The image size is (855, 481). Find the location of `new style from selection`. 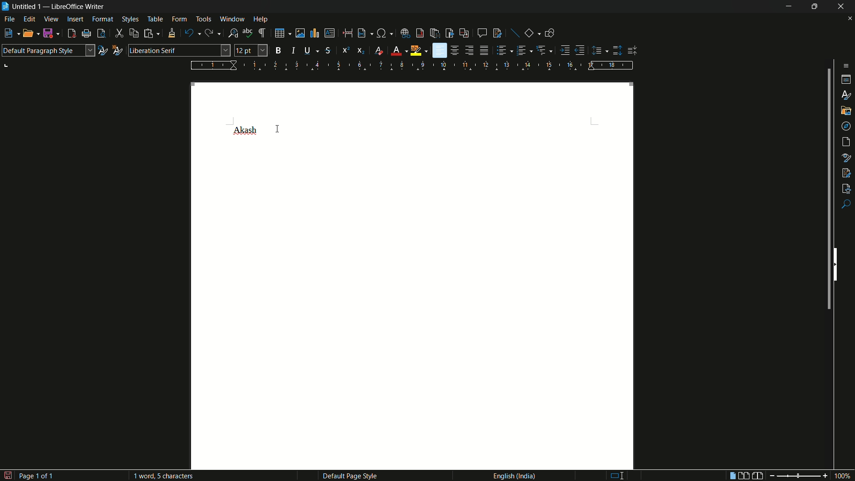

new style from selection is located at coordinates (116, 49).